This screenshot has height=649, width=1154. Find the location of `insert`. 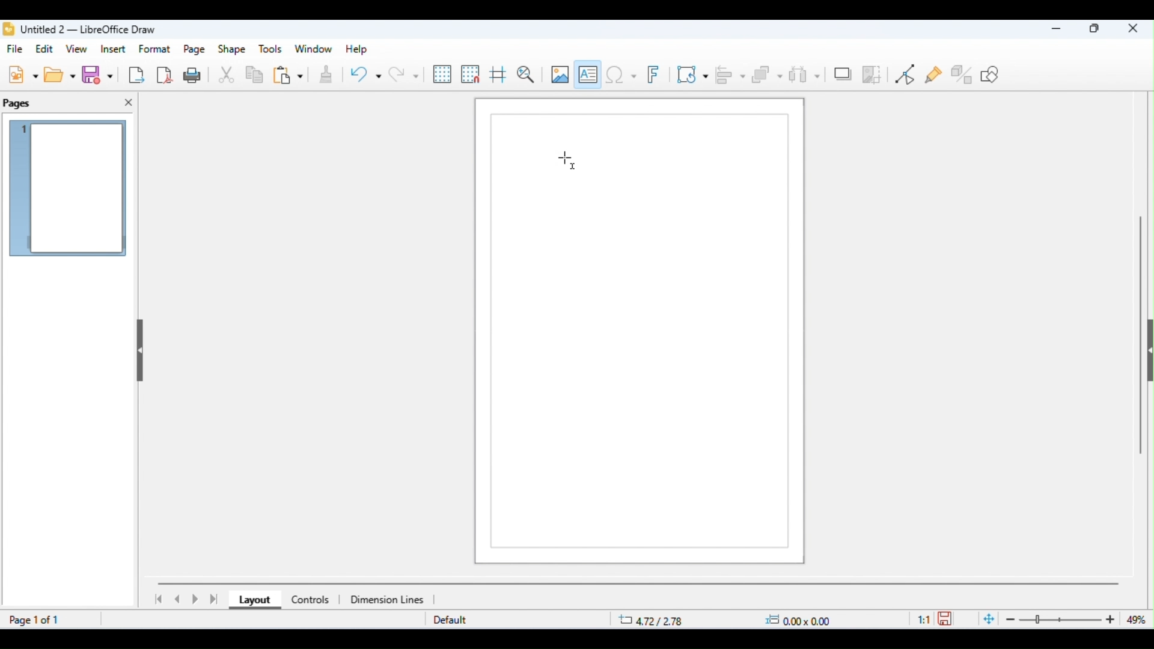

insert is located at coordinates (113, 49).